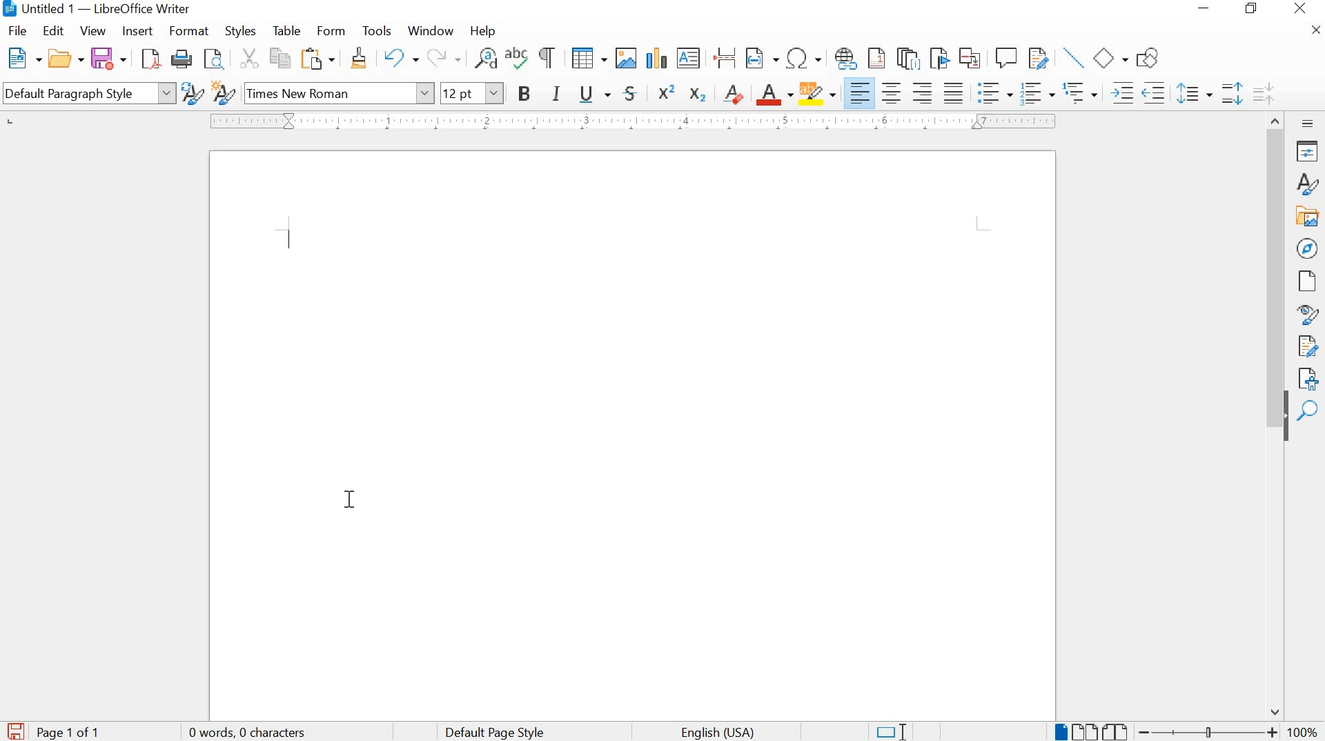 This screenshot has height=741, width=1325. I want to click on CURSOR POSITION AFTER CHANGING TEXT FONT TO TIMES NEW ROMAN, so click(351, 499).